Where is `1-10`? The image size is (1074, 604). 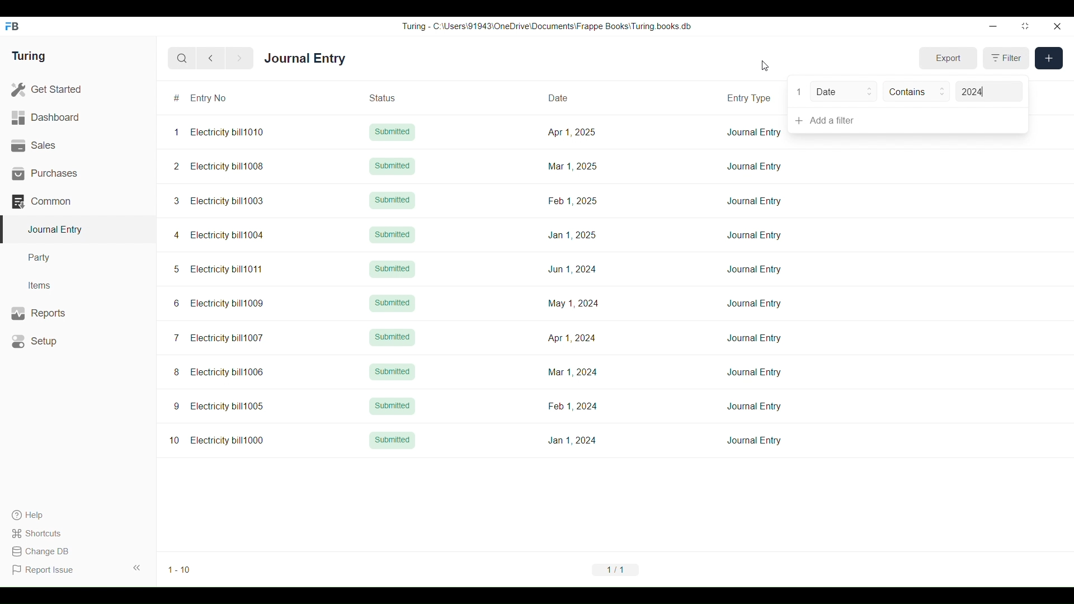
1-10 is located at coordinates (180, 570).